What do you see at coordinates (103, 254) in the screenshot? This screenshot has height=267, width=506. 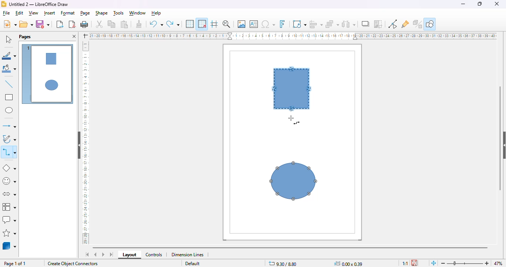 I see `scroll to next sheet` at bounding box center [103, 254].